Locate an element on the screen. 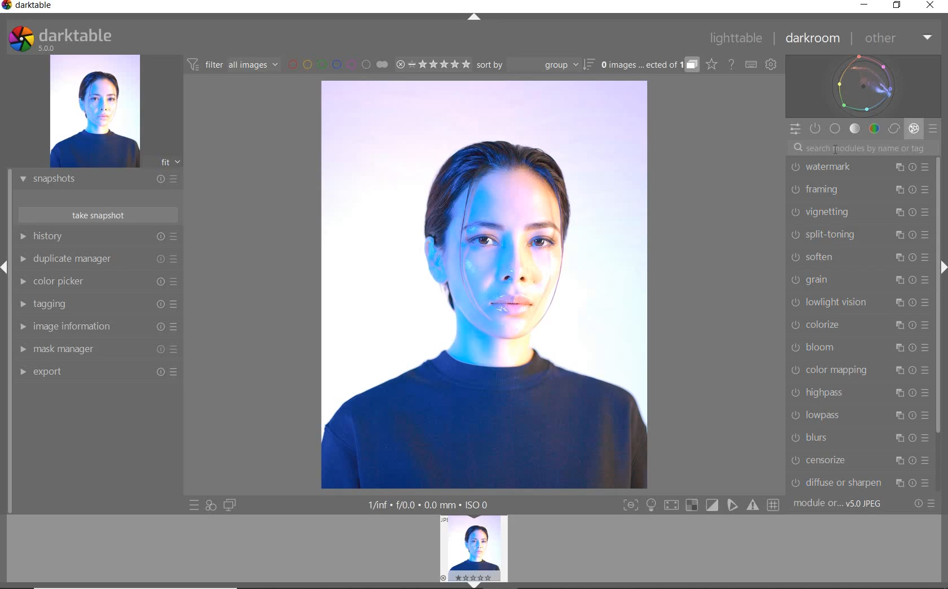  SELECTED IMAGE is located at coordinates (483, 284).